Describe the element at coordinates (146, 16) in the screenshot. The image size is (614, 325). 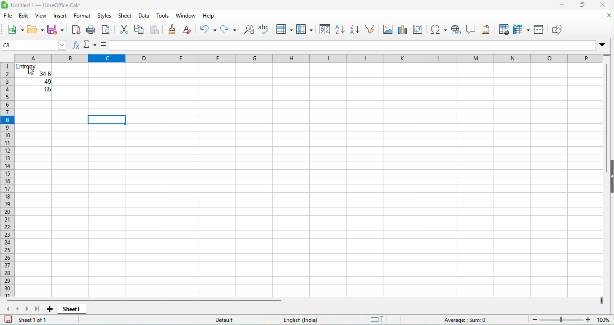
I see `date` at that location.